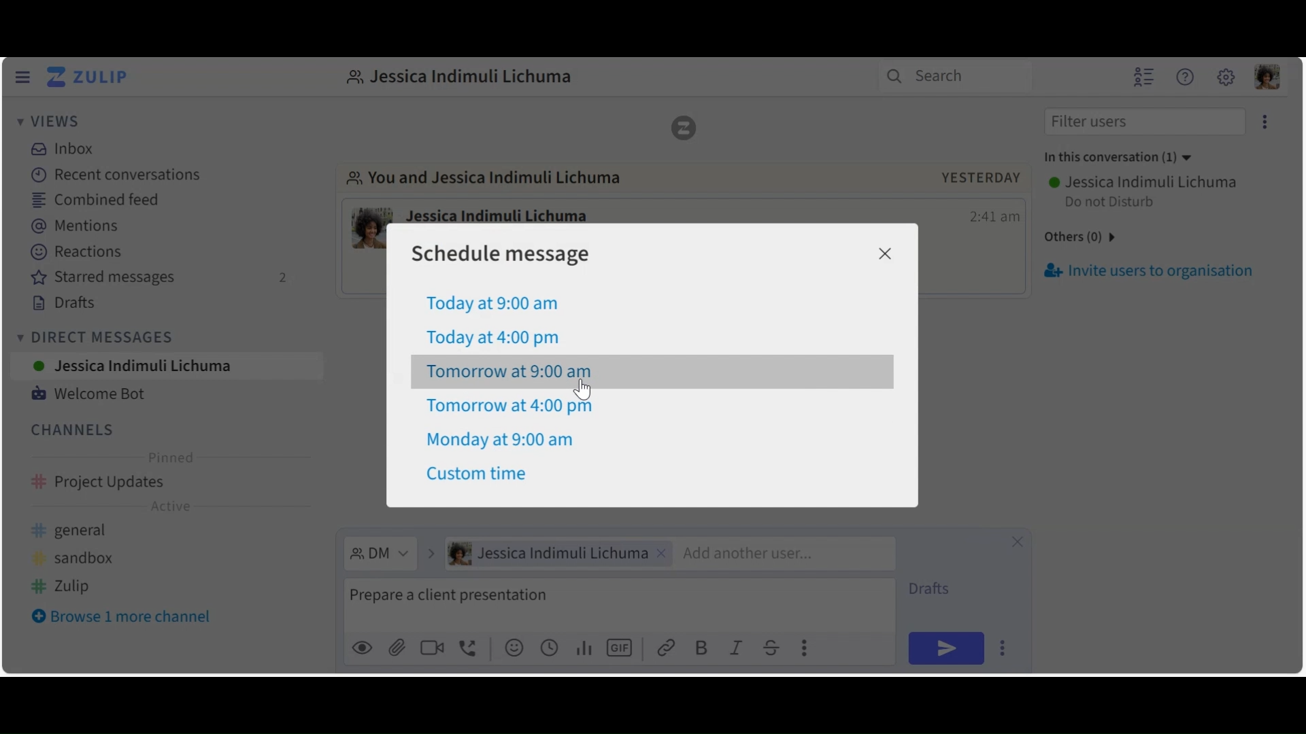 The height and width of the screenshot is (734, 1306). Describe the element at coordinates (99, 199) in the screenshot. I see `Combined feed` at that location.